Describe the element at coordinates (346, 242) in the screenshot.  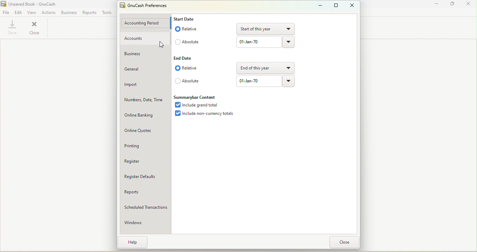
I see `Close` at that location.